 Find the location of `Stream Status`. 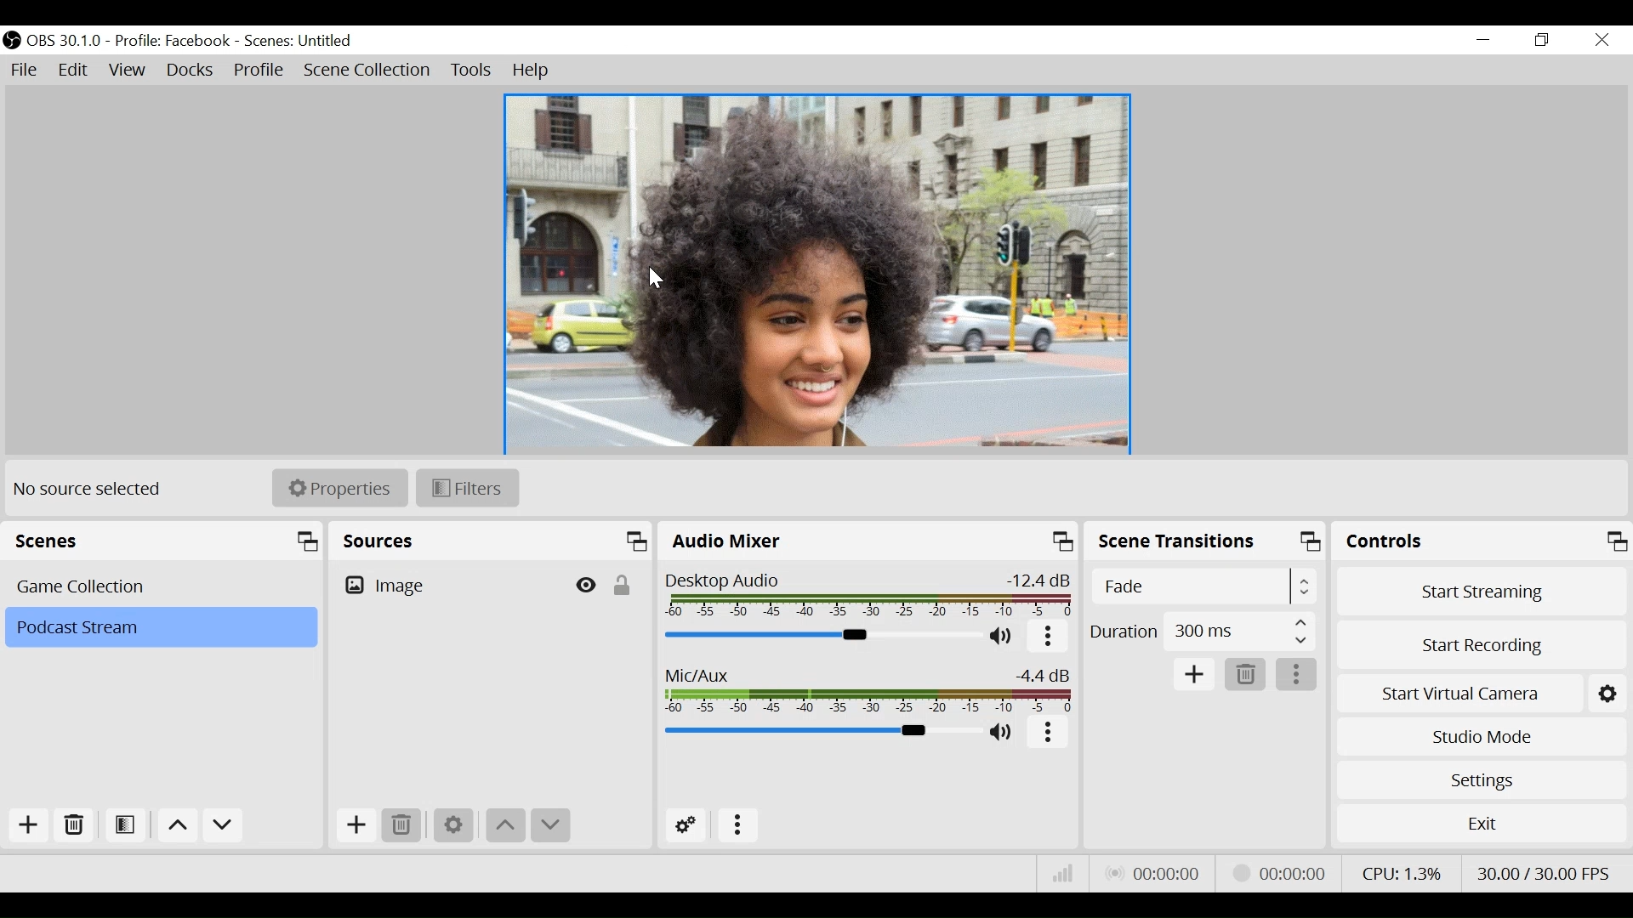

Stream Status is located at coordinates (1279, 874).